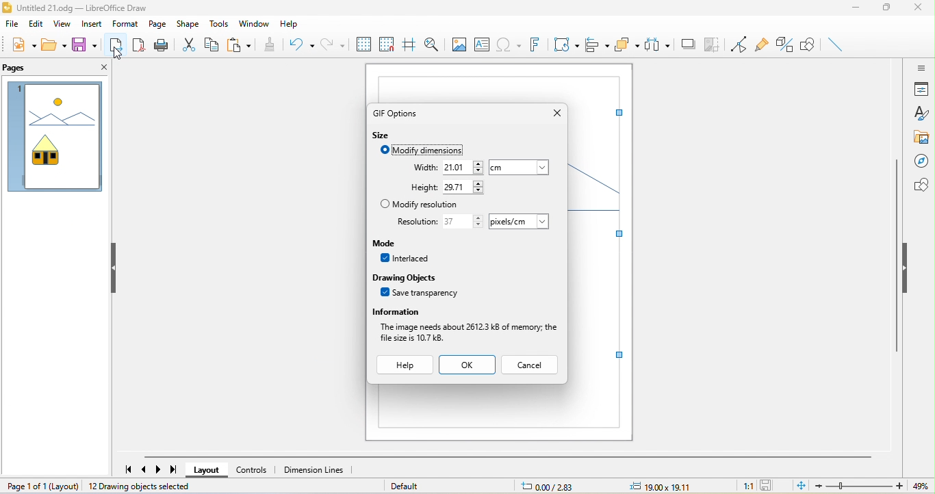 This screenshot has height=494, width=935. Describe the element at coordinates (463, 168) in the screenshot. I see `21.01` at that location.